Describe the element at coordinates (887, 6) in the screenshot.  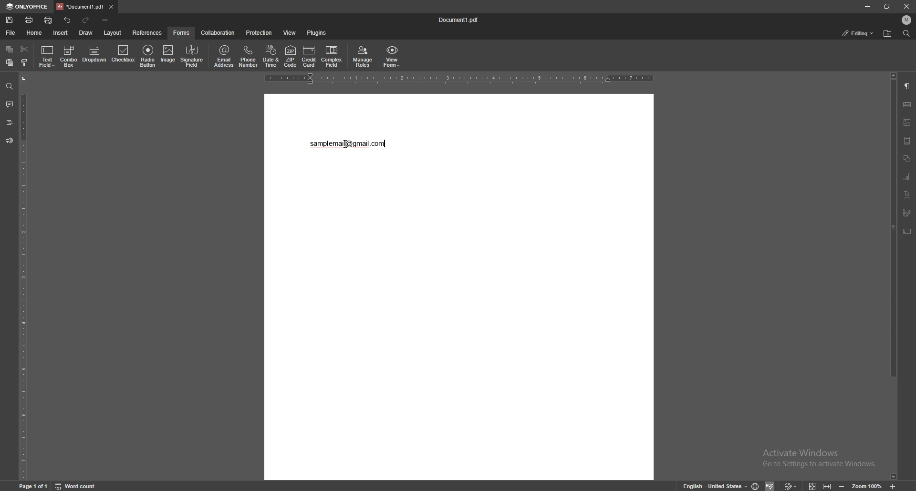
I see `resize` at that location.